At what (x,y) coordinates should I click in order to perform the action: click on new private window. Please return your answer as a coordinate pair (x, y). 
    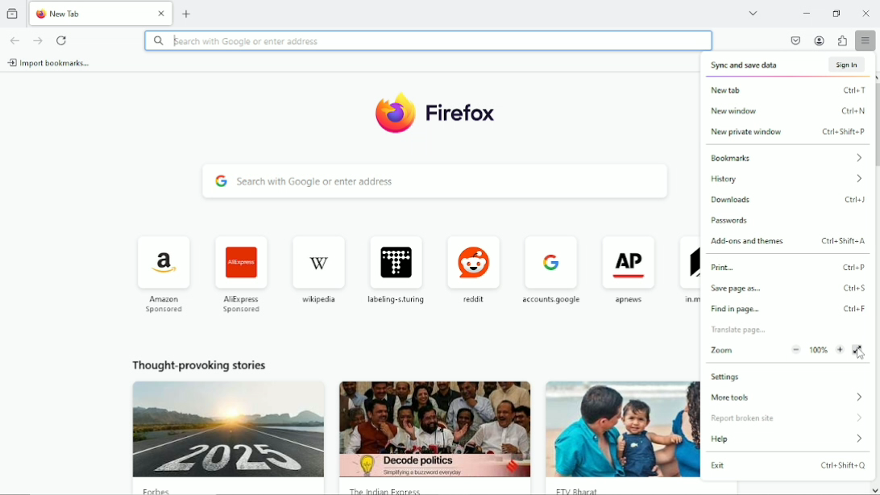
    Looking at the image, I should click on (788, 133).